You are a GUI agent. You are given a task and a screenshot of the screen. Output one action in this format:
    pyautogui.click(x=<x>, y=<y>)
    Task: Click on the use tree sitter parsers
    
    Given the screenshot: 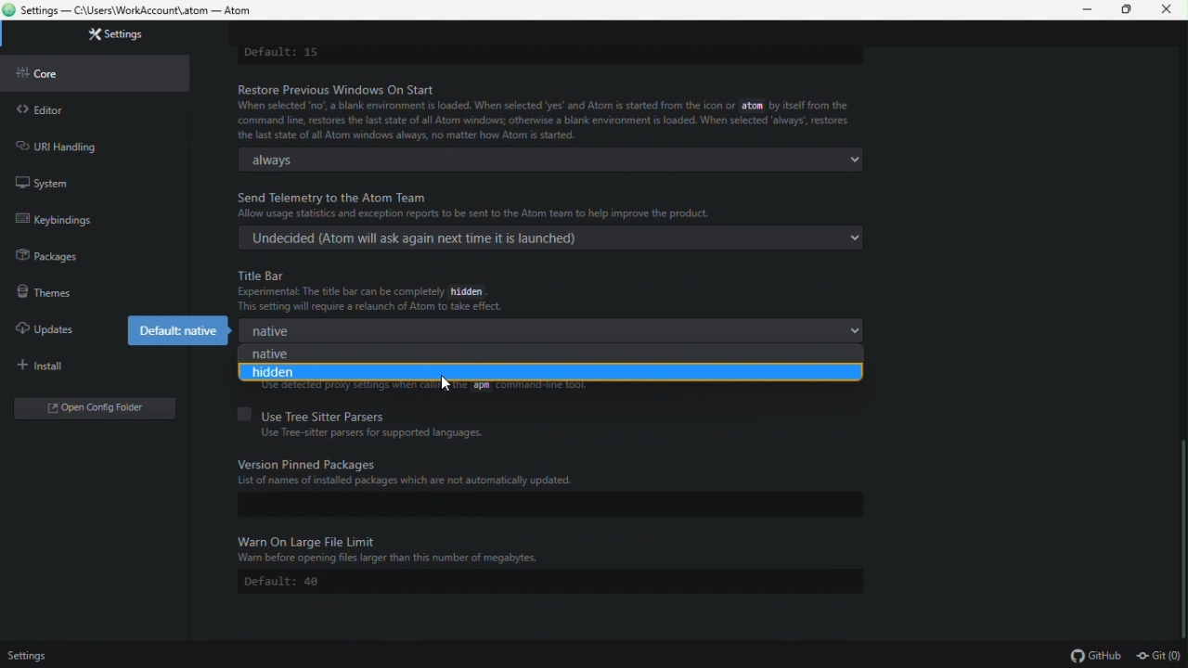 What is the action you would take?
    pyautogui.click(x=362, y=414)
    